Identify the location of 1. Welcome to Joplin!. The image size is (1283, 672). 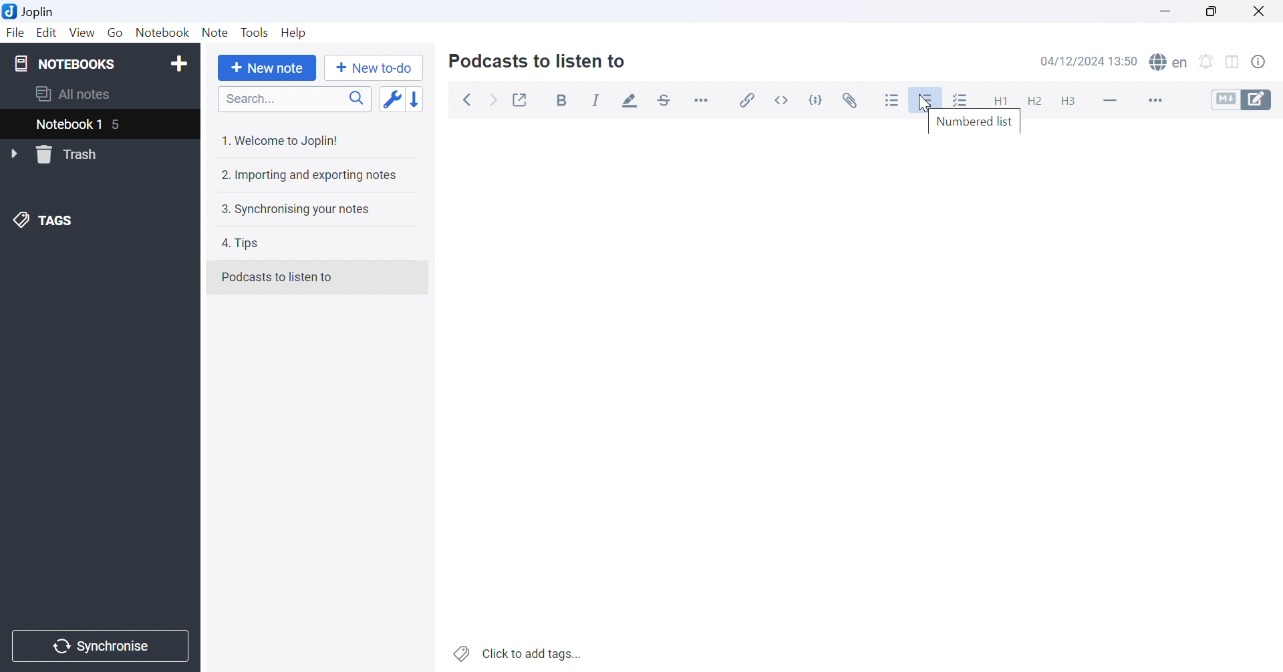
(282, 142).